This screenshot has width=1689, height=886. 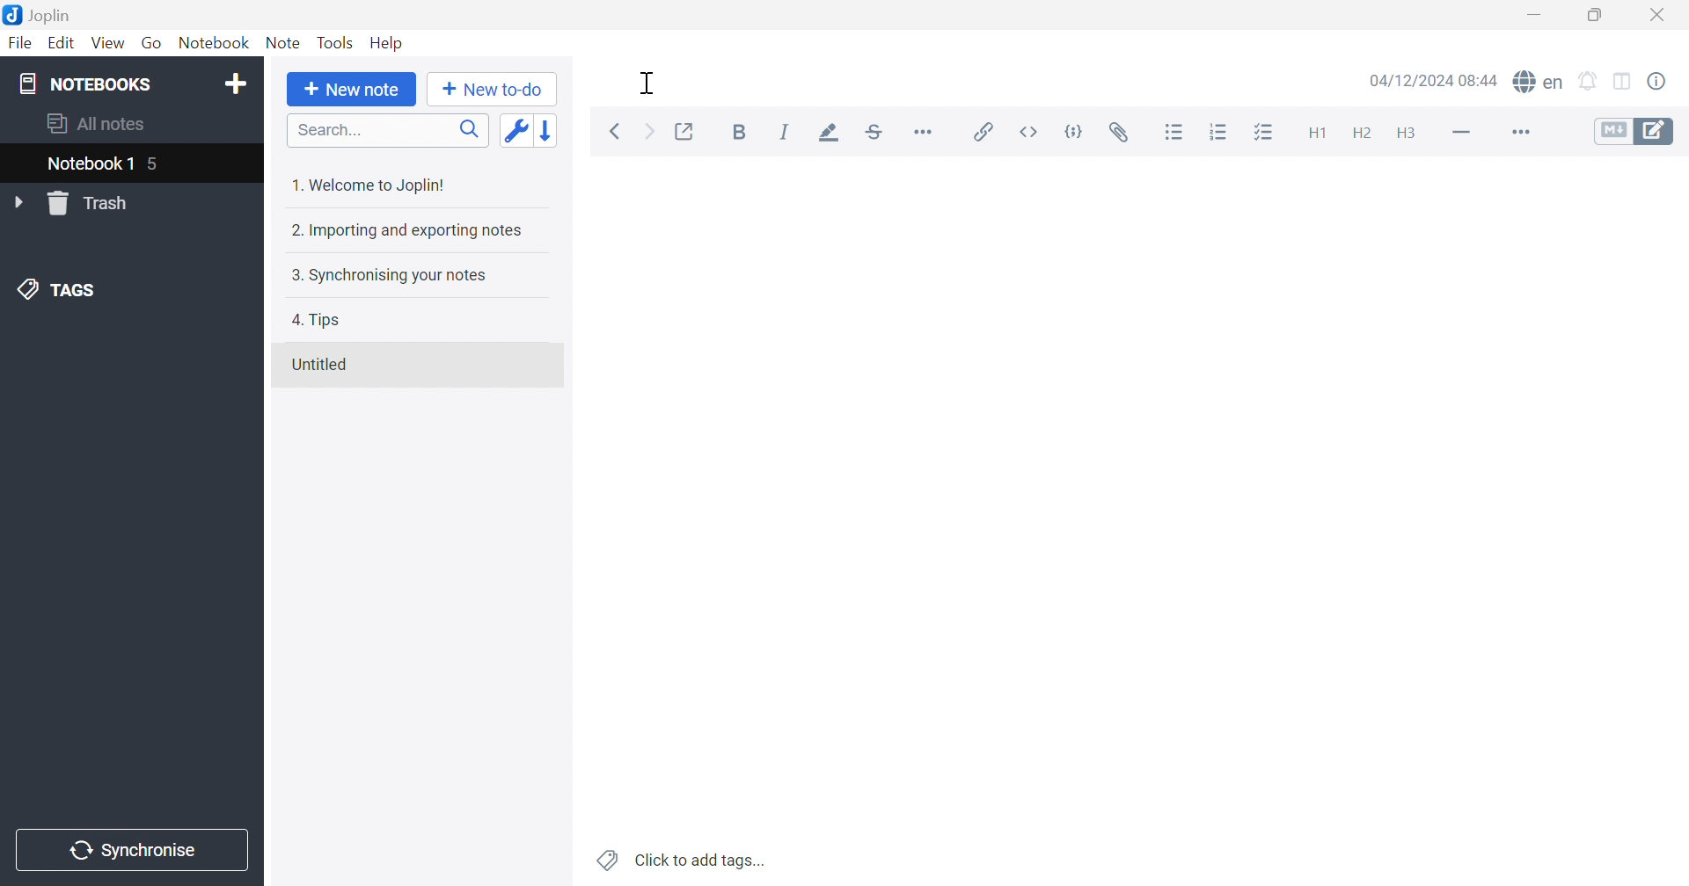 What do you see at coordinates (1542, 81) in the screenshot?
I see `Spell checker` at bounding box center [1542, 81].